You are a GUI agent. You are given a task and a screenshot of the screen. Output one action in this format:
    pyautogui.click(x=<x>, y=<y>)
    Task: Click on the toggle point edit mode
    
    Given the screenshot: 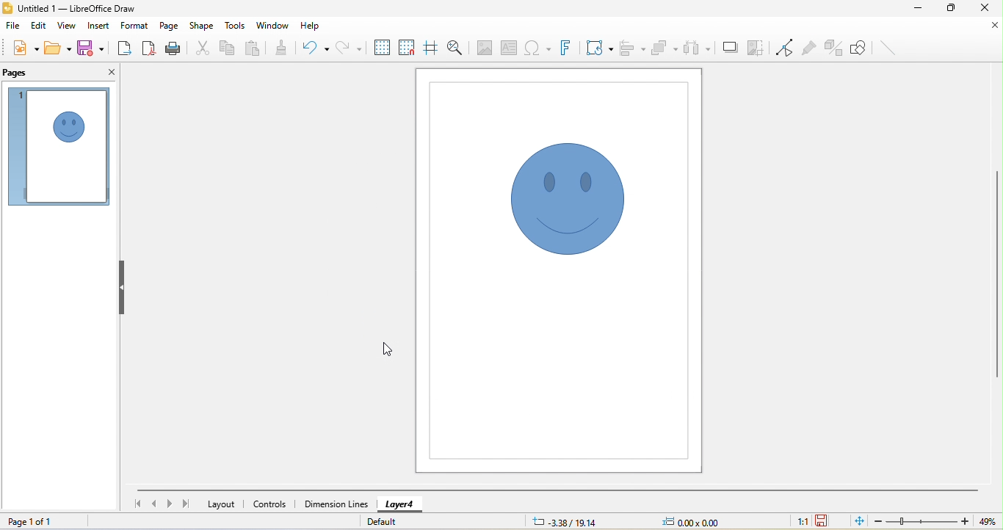 What is the action you would take?
    pyautogui.click(x=784, y=48)
    